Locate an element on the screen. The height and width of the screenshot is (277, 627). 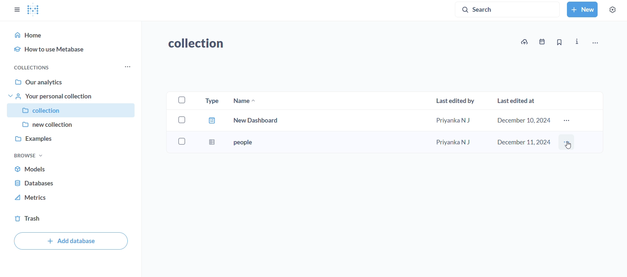
bookmarks is located at coordinates (558, 43).